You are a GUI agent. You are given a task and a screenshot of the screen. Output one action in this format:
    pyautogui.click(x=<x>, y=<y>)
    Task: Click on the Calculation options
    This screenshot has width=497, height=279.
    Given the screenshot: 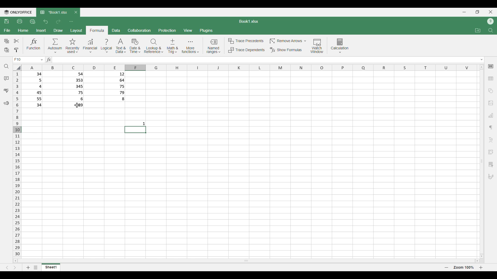 What is the action you would take?
    pyautogui.click(x=340, y=46)
    